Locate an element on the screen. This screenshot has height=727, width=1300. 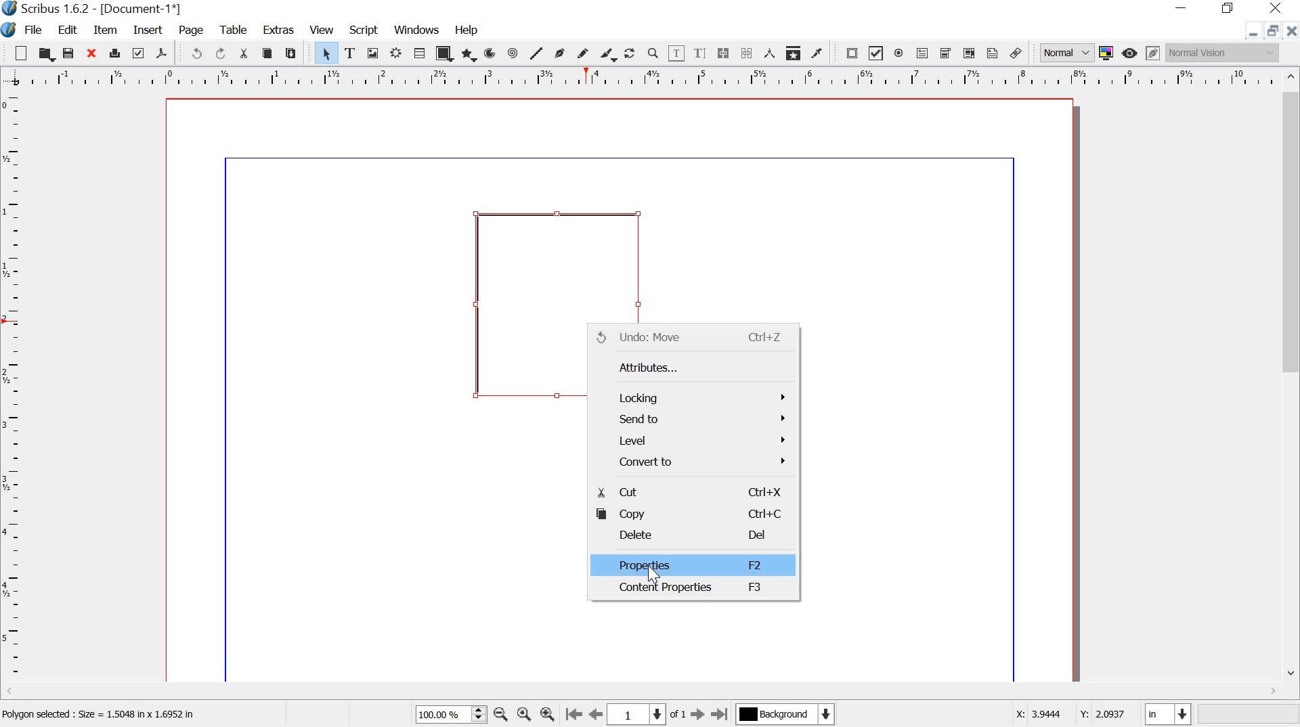
pdf radio button is located at coordinates (901, 54).